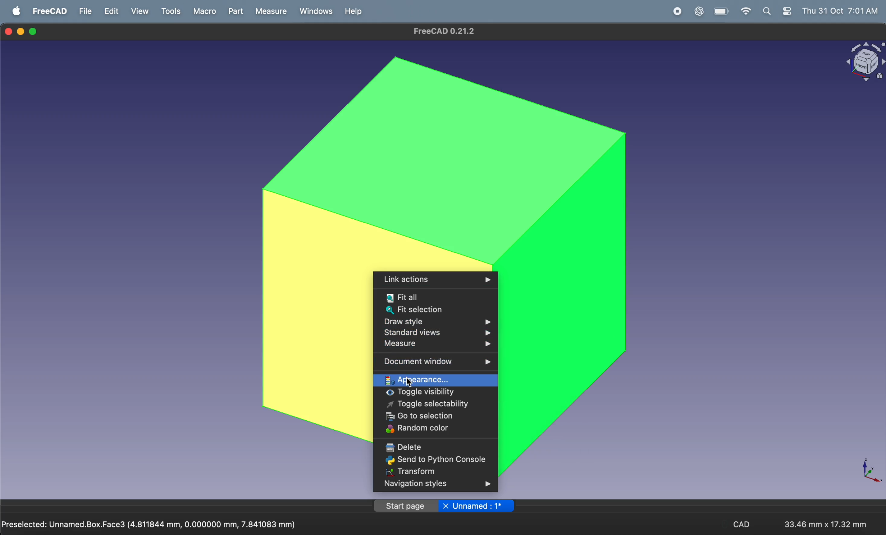 This screenshot has width=886, height=535. What do you see at coordinates (867, 470) in the screenshot?
I see `axis` at bounding box center [867, 470].